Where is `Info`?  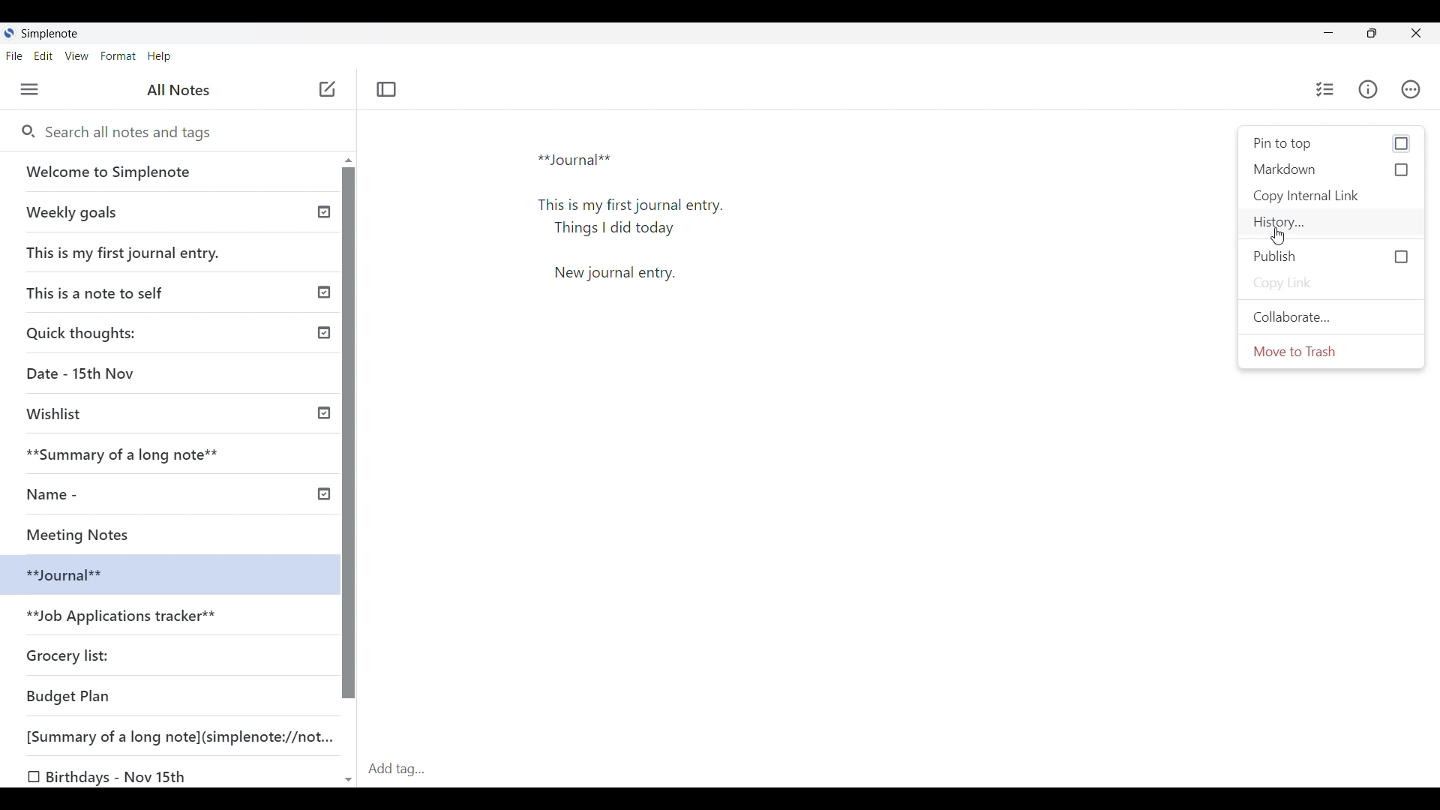 Info is located at coordinates (1367, 88).